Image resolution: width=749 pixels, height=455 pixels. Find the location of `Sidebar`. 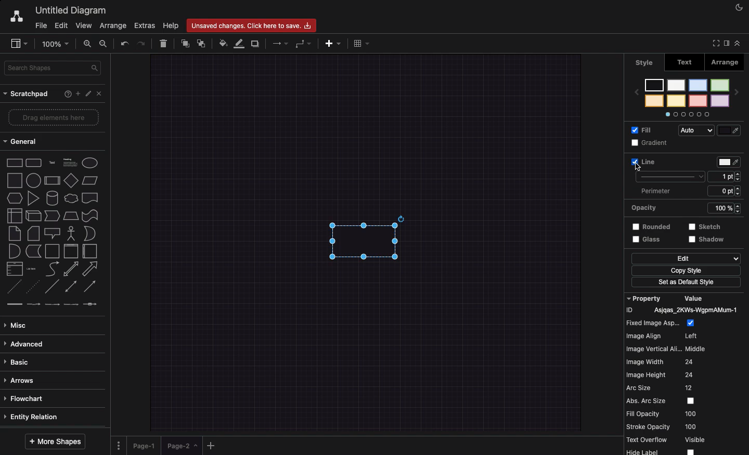

Sidebar is located at coordinates (726, 43).